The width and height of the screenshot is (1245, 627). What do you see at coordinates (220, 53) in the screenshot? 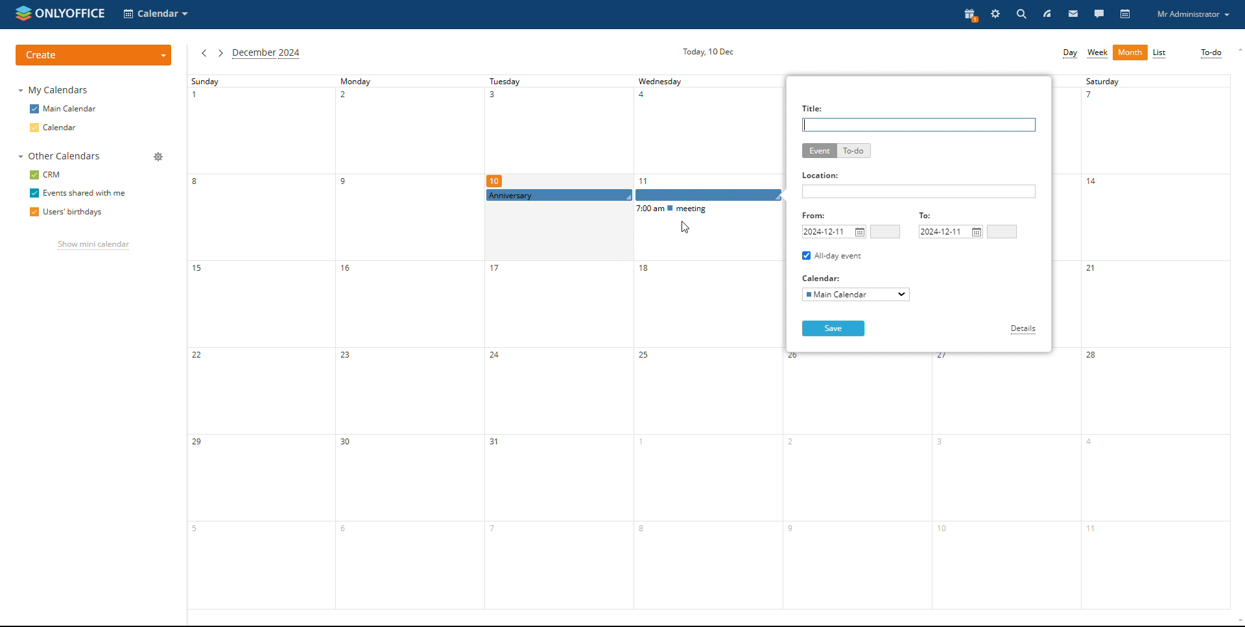
I see `next month` at bounding box center [220, 53].